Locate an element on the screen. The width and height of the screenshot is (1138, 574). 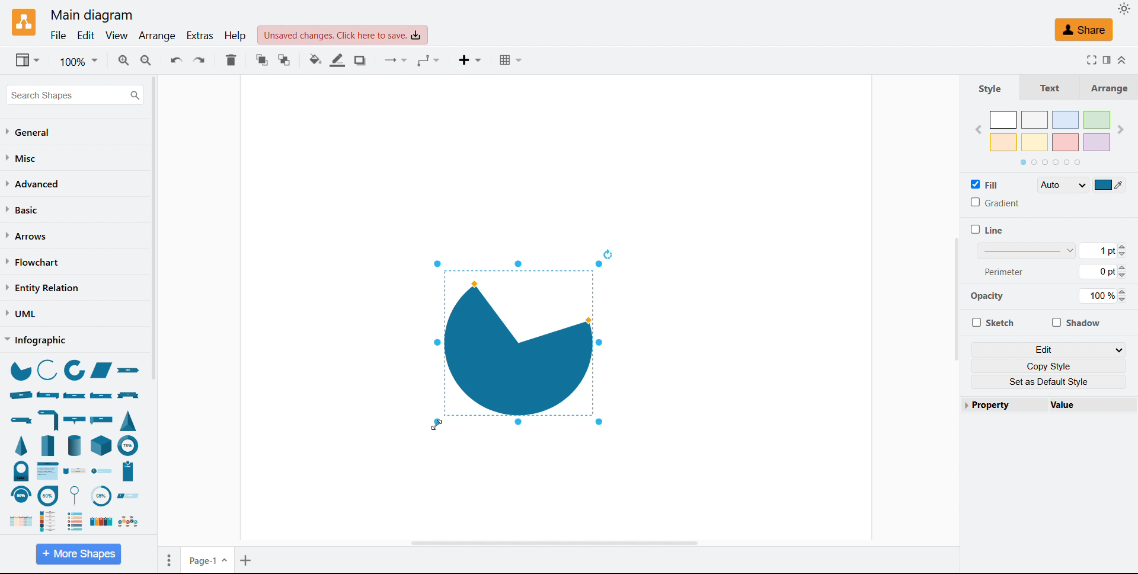
triangle is located at coordinates (129, 420).